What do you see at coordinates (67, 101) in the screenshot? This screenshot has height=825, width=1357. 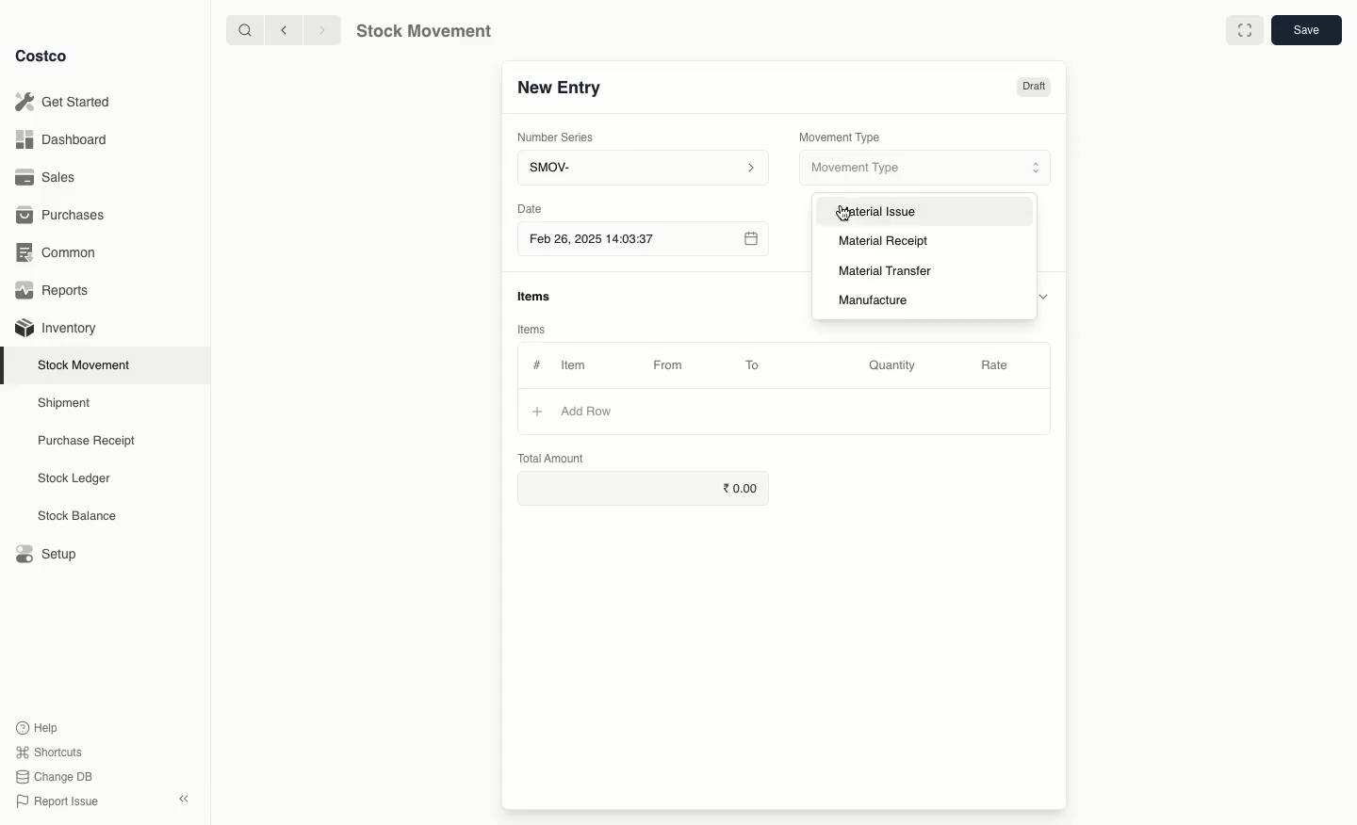 I see `Get Started` at bounding box center [67, 101].